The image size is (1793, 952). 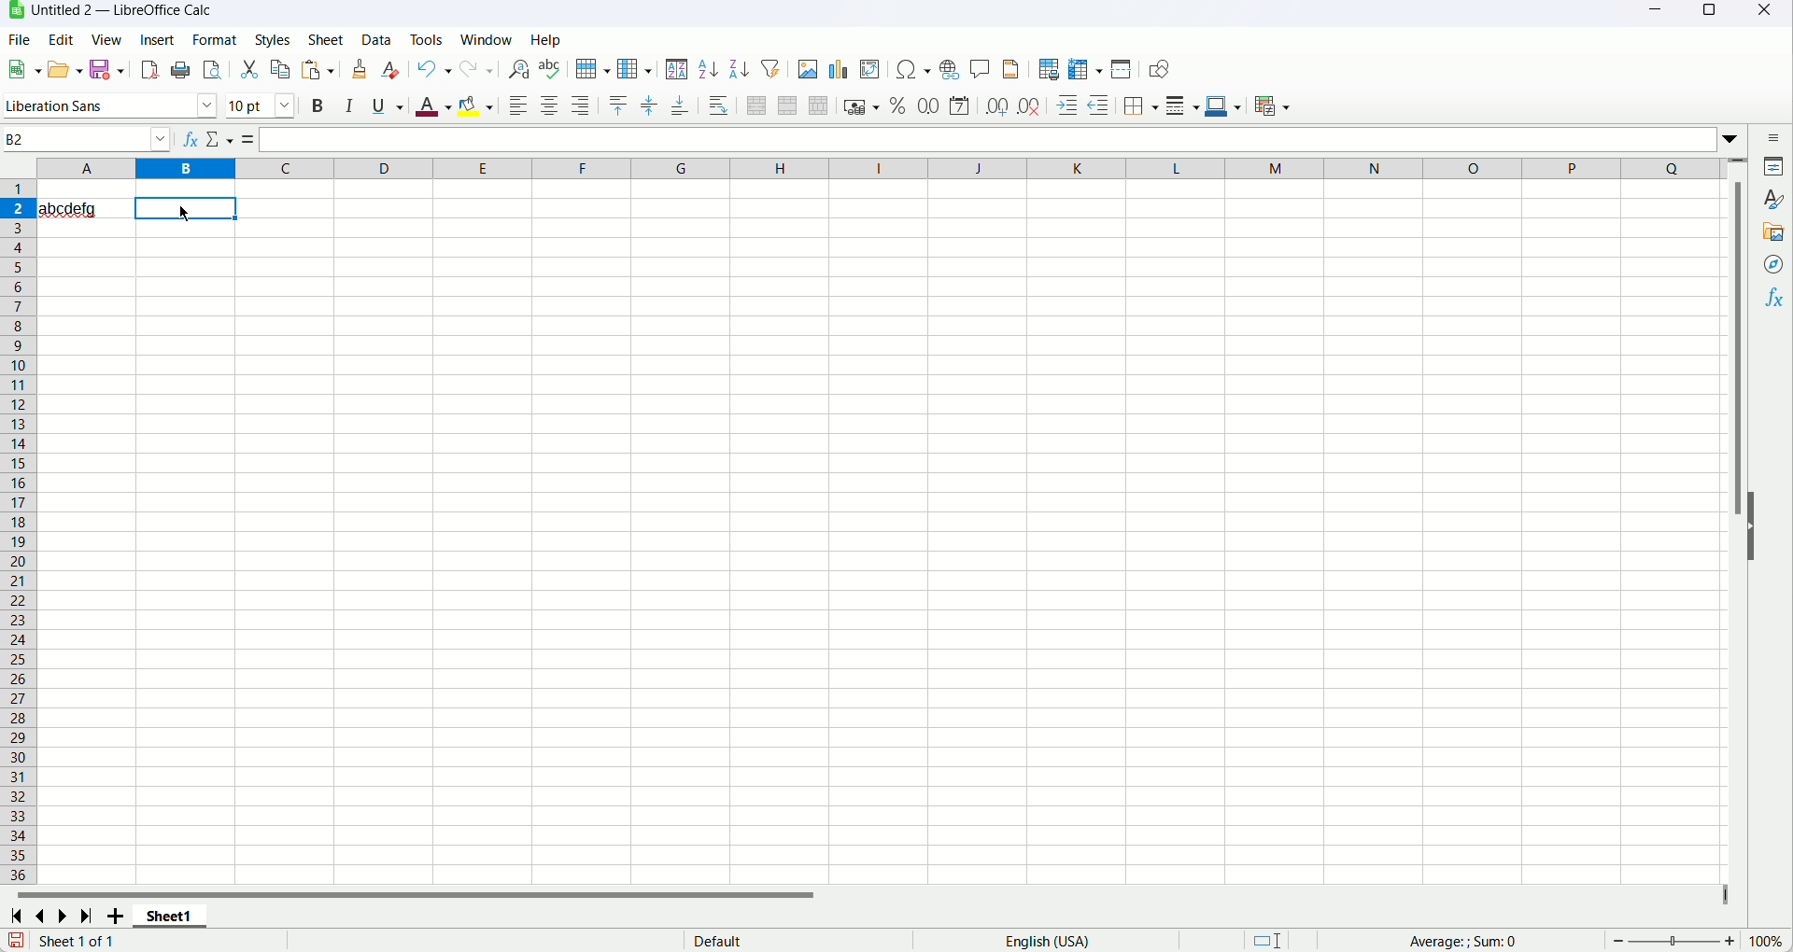 What do you see at coordinates (519, 69) in the screenshot?
I see `find and replace` at bounding box center [519, 69].